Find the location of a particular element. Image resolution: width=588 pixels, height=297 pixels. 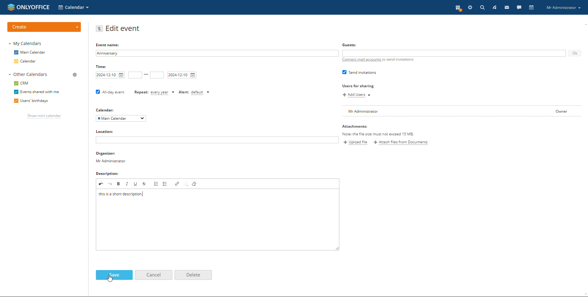

show mini calendar is located at coordinates (43, 116).